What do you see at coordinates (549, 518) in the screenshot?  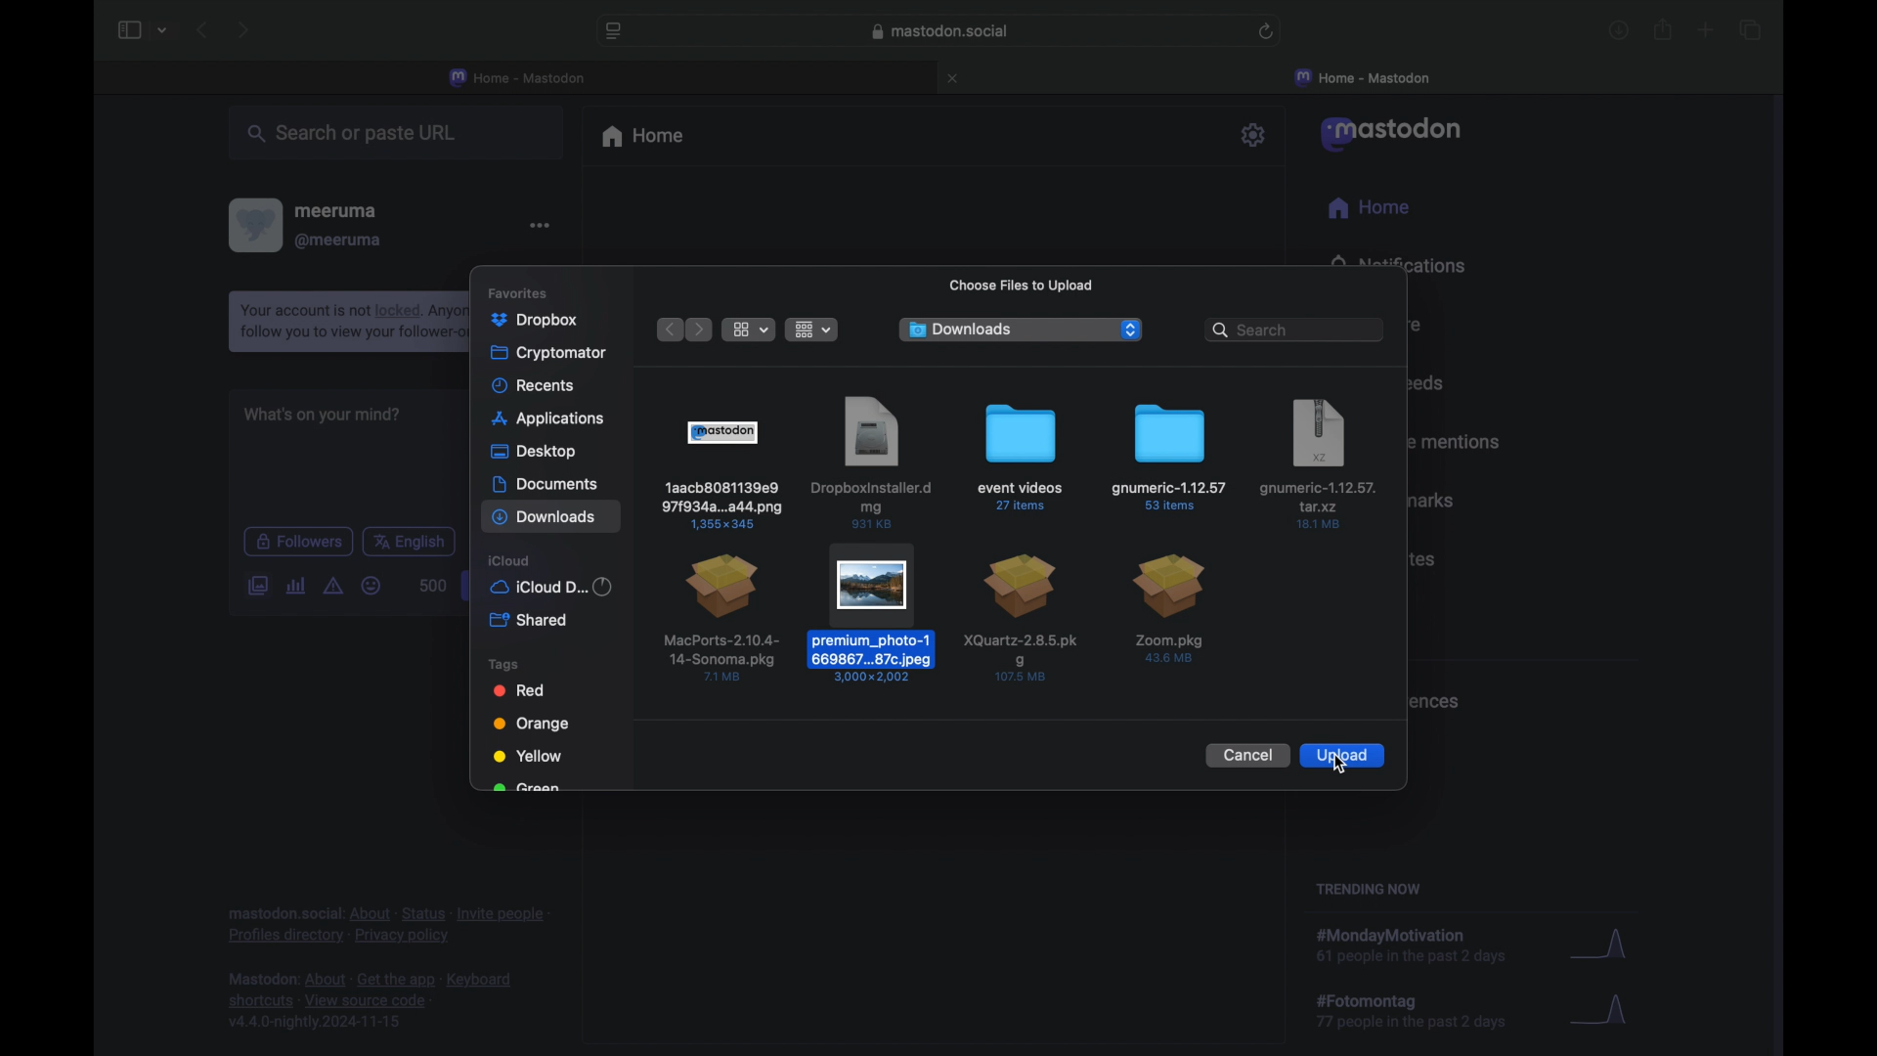 I see `downloads highlighted` at bounding box center [549, 518].